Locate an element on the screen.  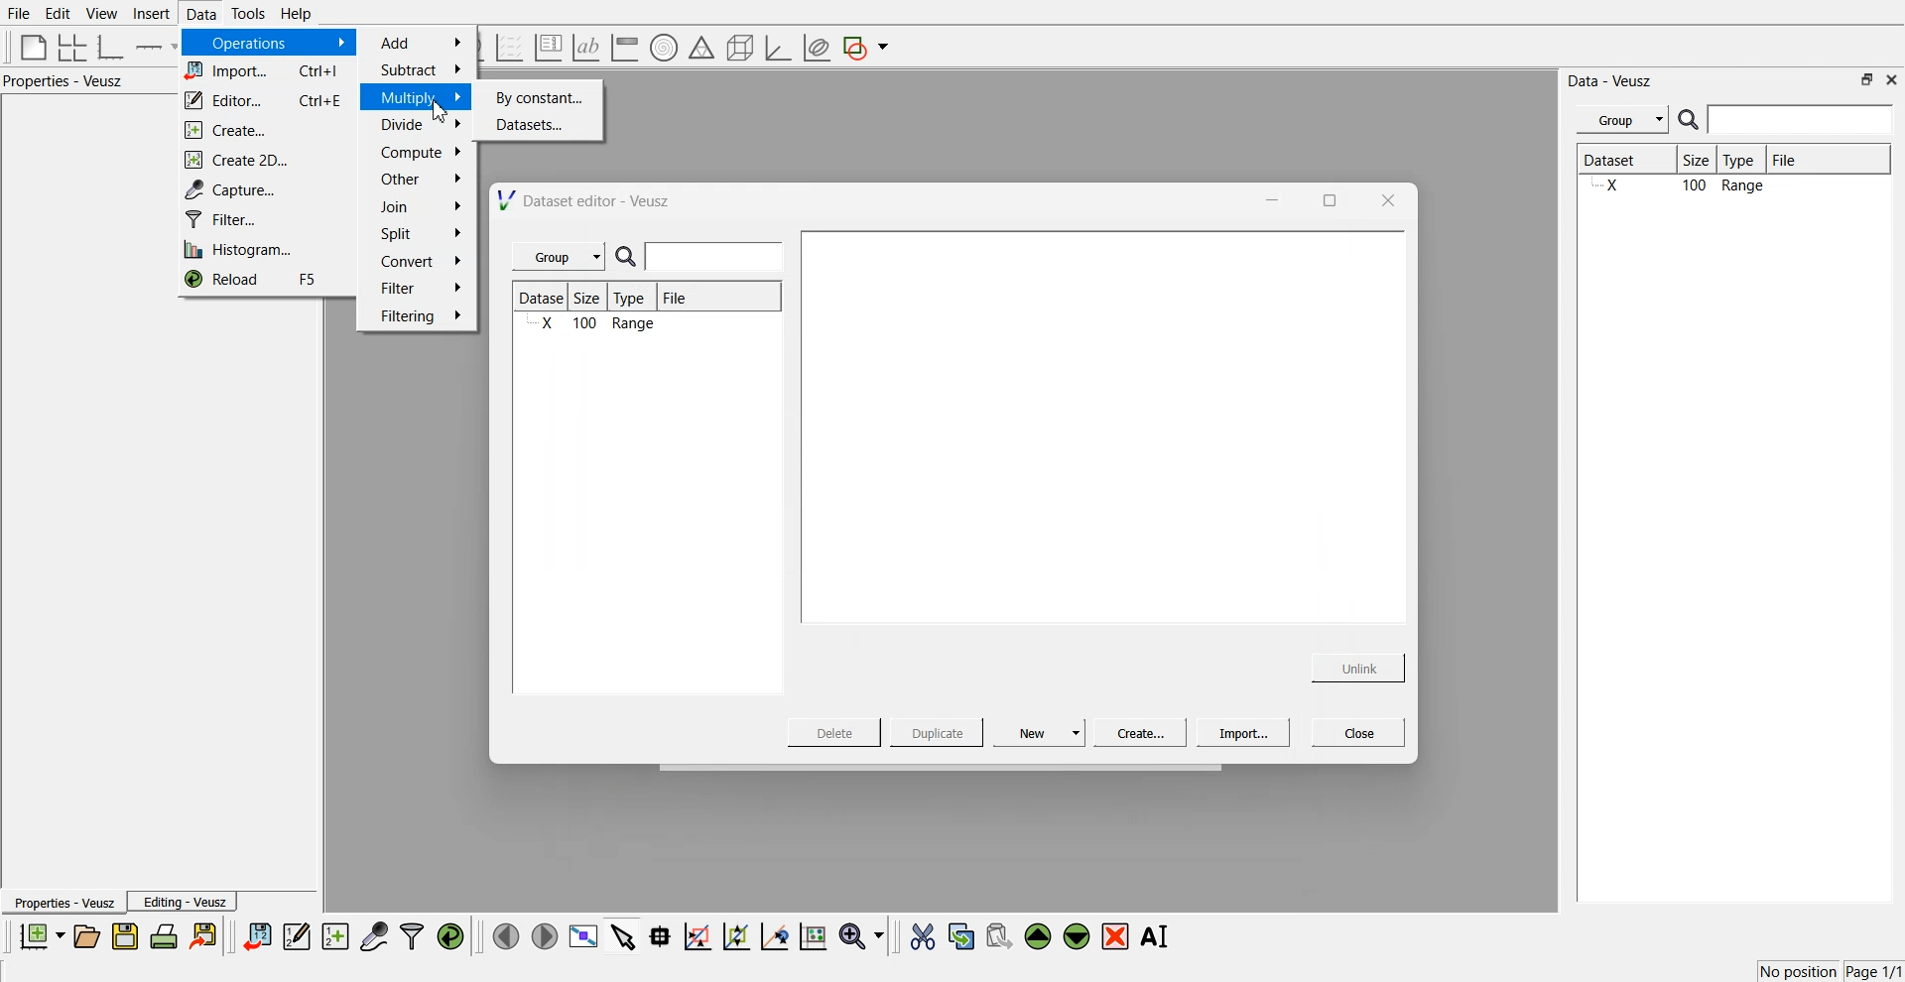
Delete is located at coordinates (836, 731).